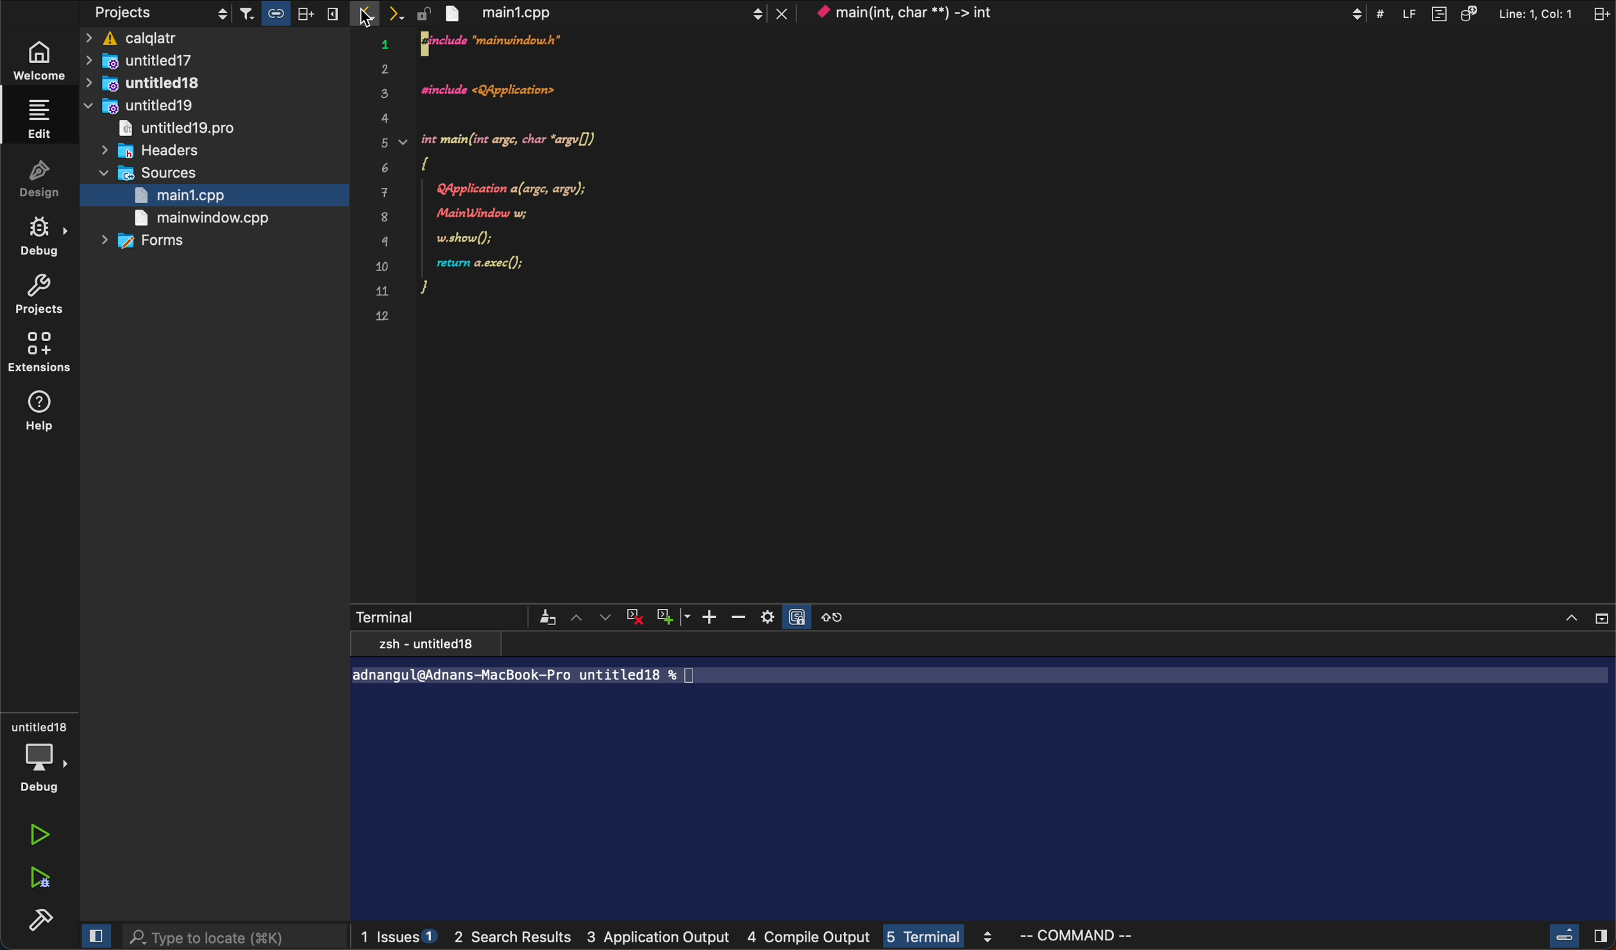 This screenshot has height=950, width=1616. What do you see at coordinates (1089, 13) in the screenshot?
I see `context` at bounding box center [1089, 13].